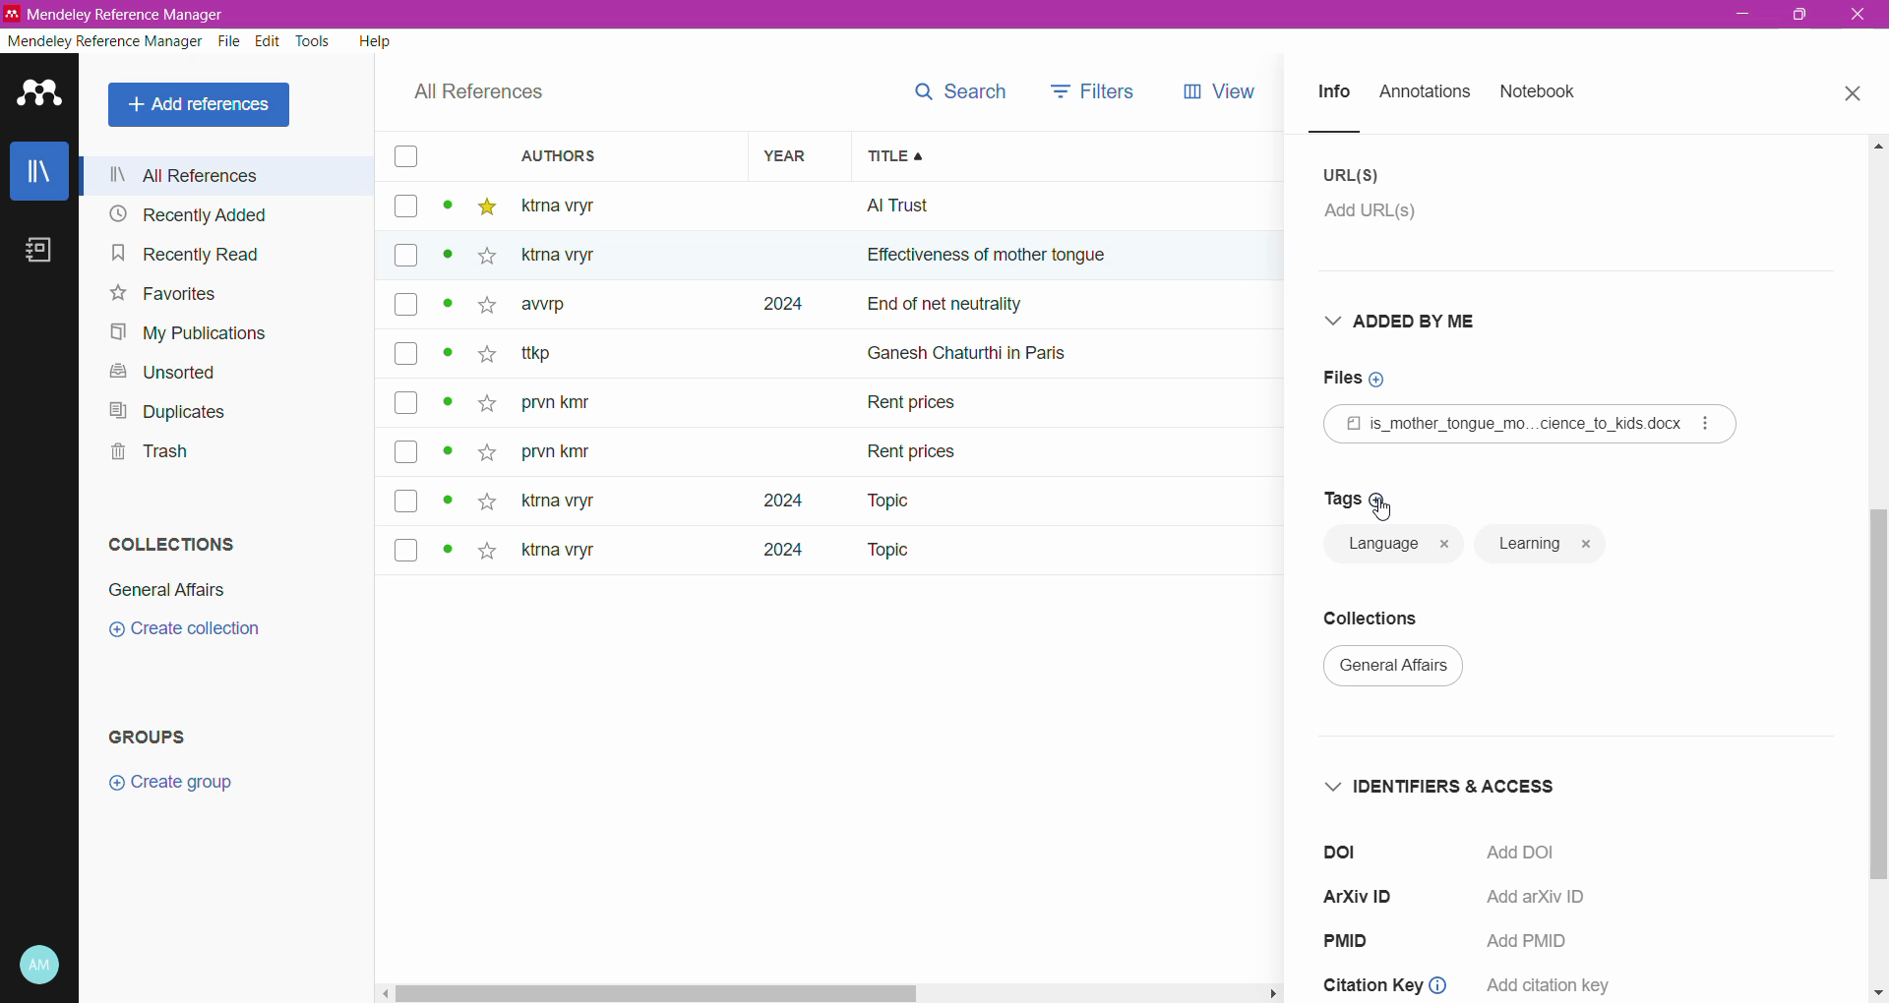 This screenshot has width=1889, height=1003. I want to click on Recently Added, so click(220, 213).